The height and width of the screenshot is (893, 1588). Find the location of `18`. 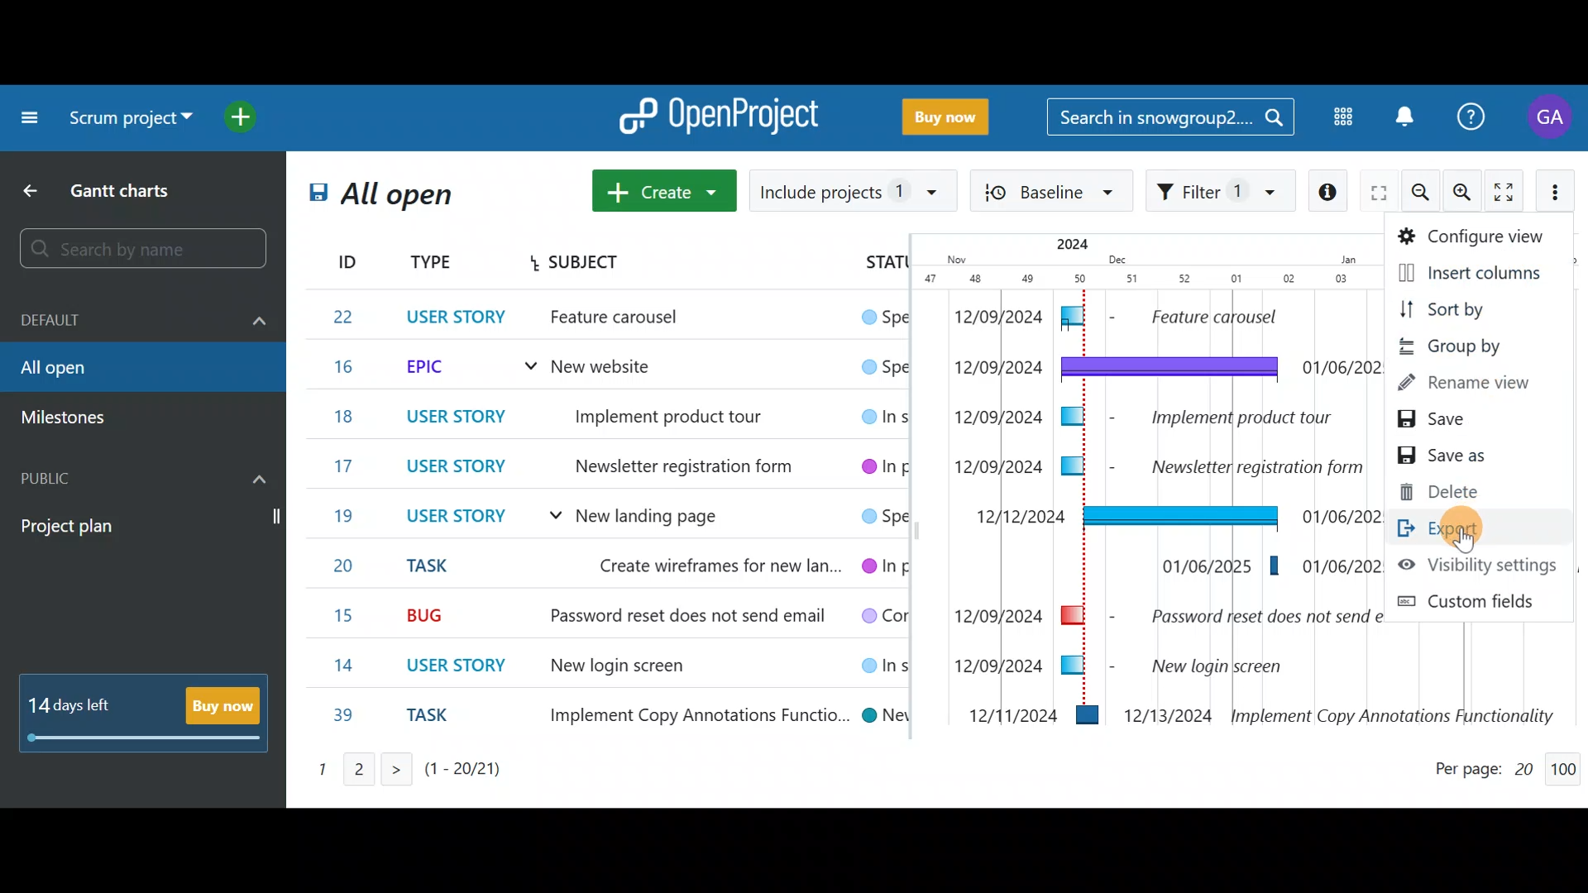

18 is located at coordinates (342, 418).